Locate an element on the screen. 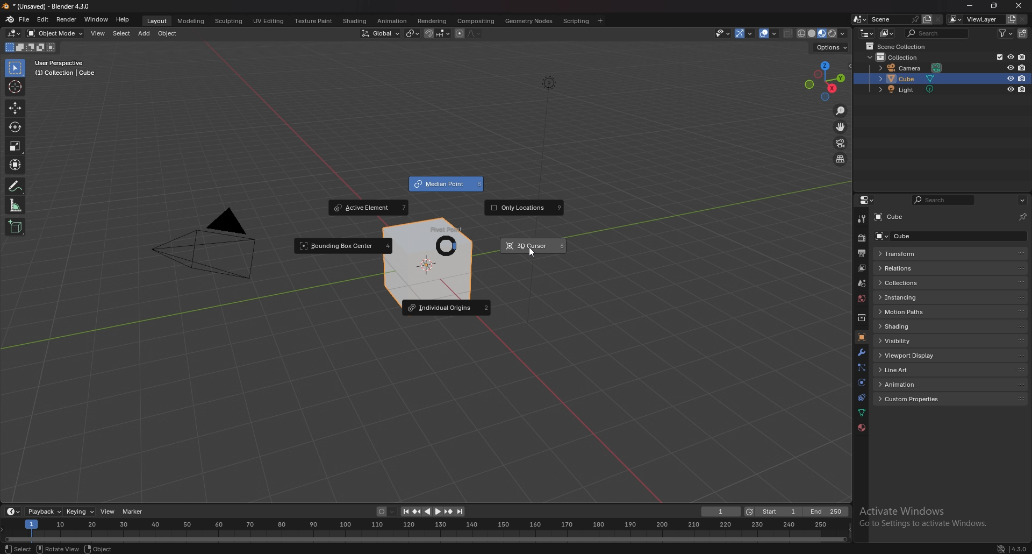 The height and width of the screenshot is (554, 1032). jump to endpoint is located at coordinates (461, 512).